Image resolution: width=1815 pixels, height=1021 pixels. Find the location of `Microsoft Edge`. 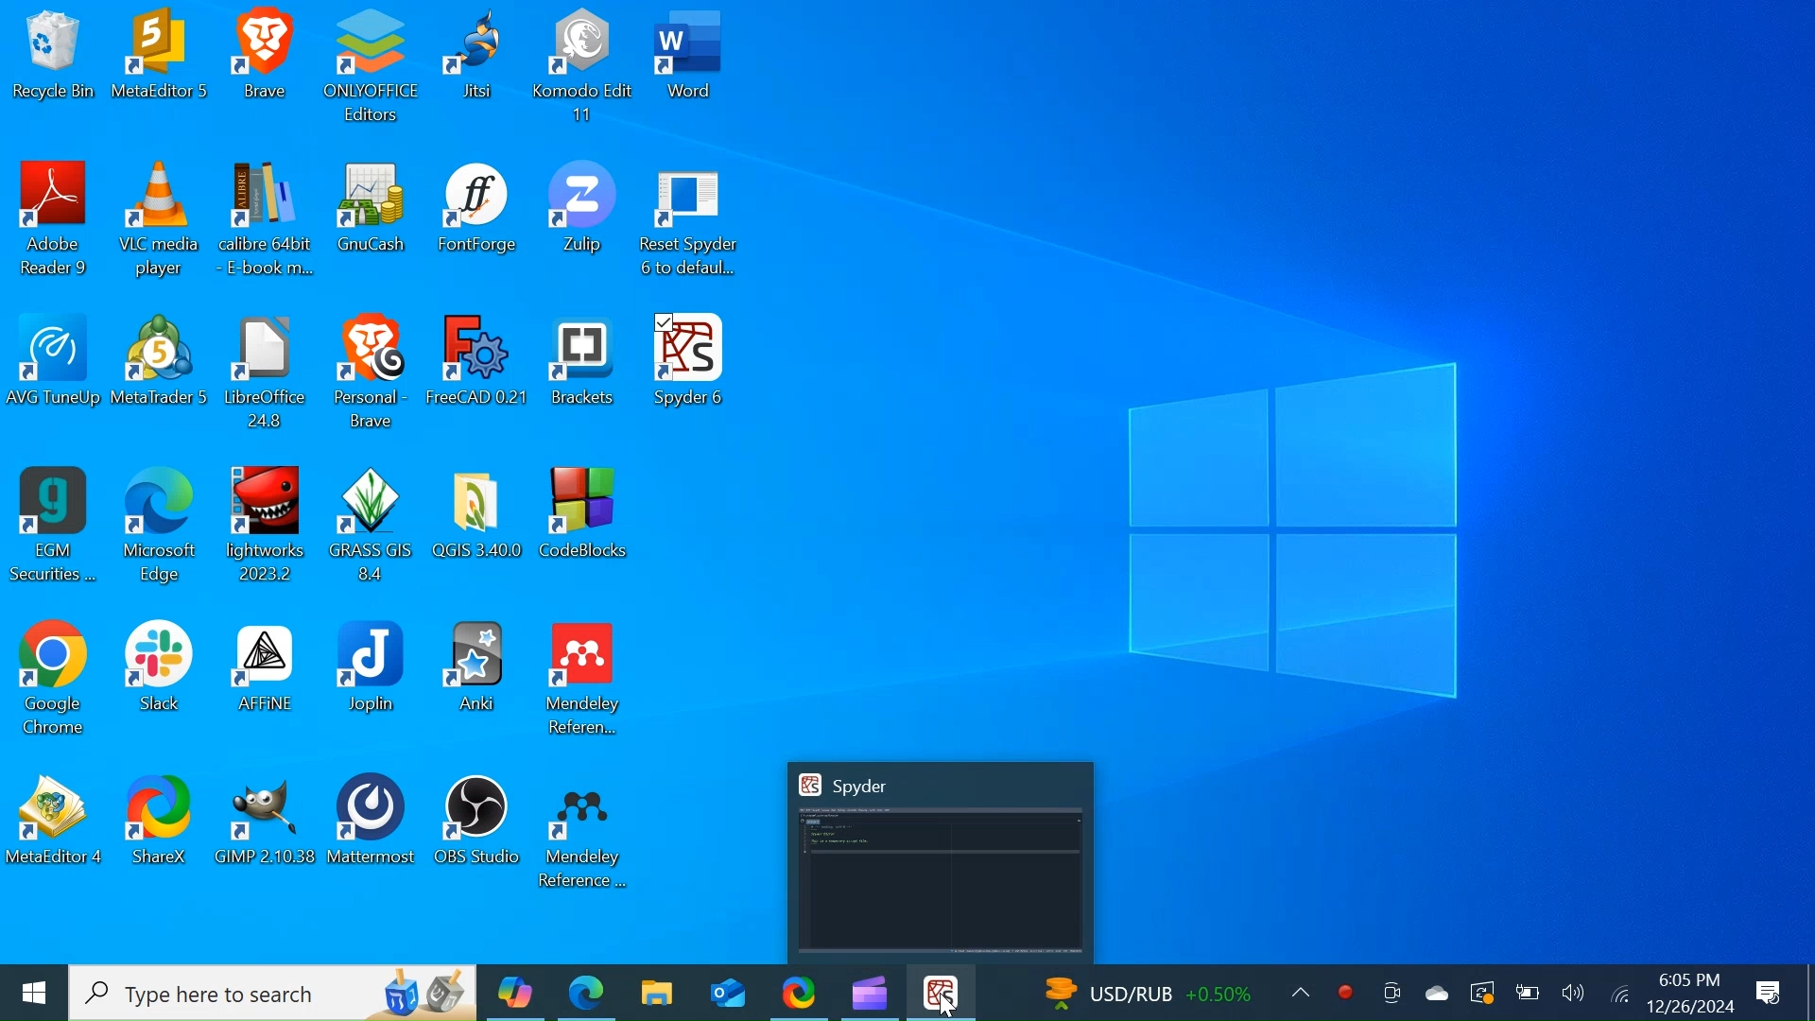

Microsoft Edge is located at coordinates (163, 528).